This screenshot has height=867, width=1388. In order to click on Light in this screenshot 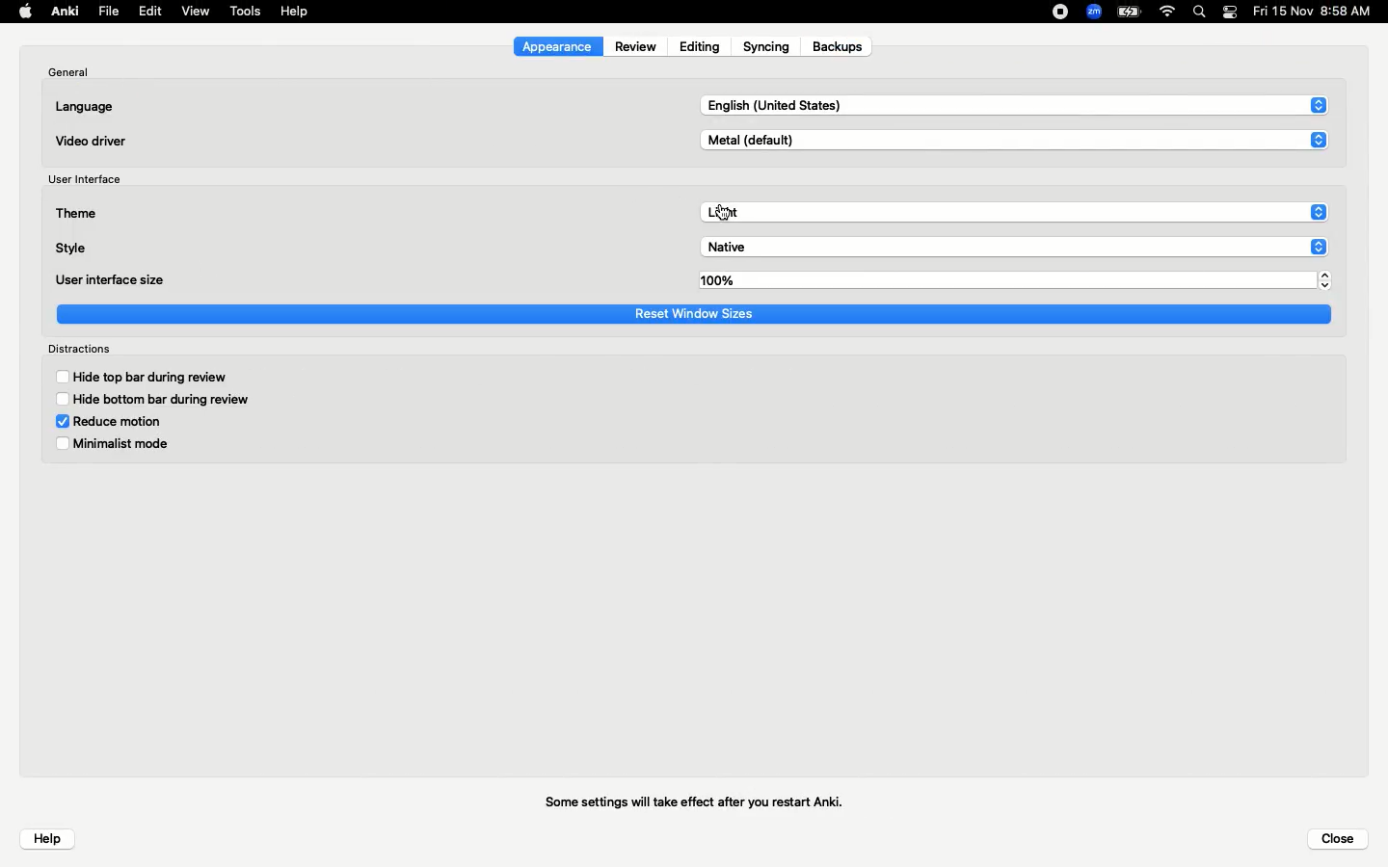, I will do `click(1011, 211)`.